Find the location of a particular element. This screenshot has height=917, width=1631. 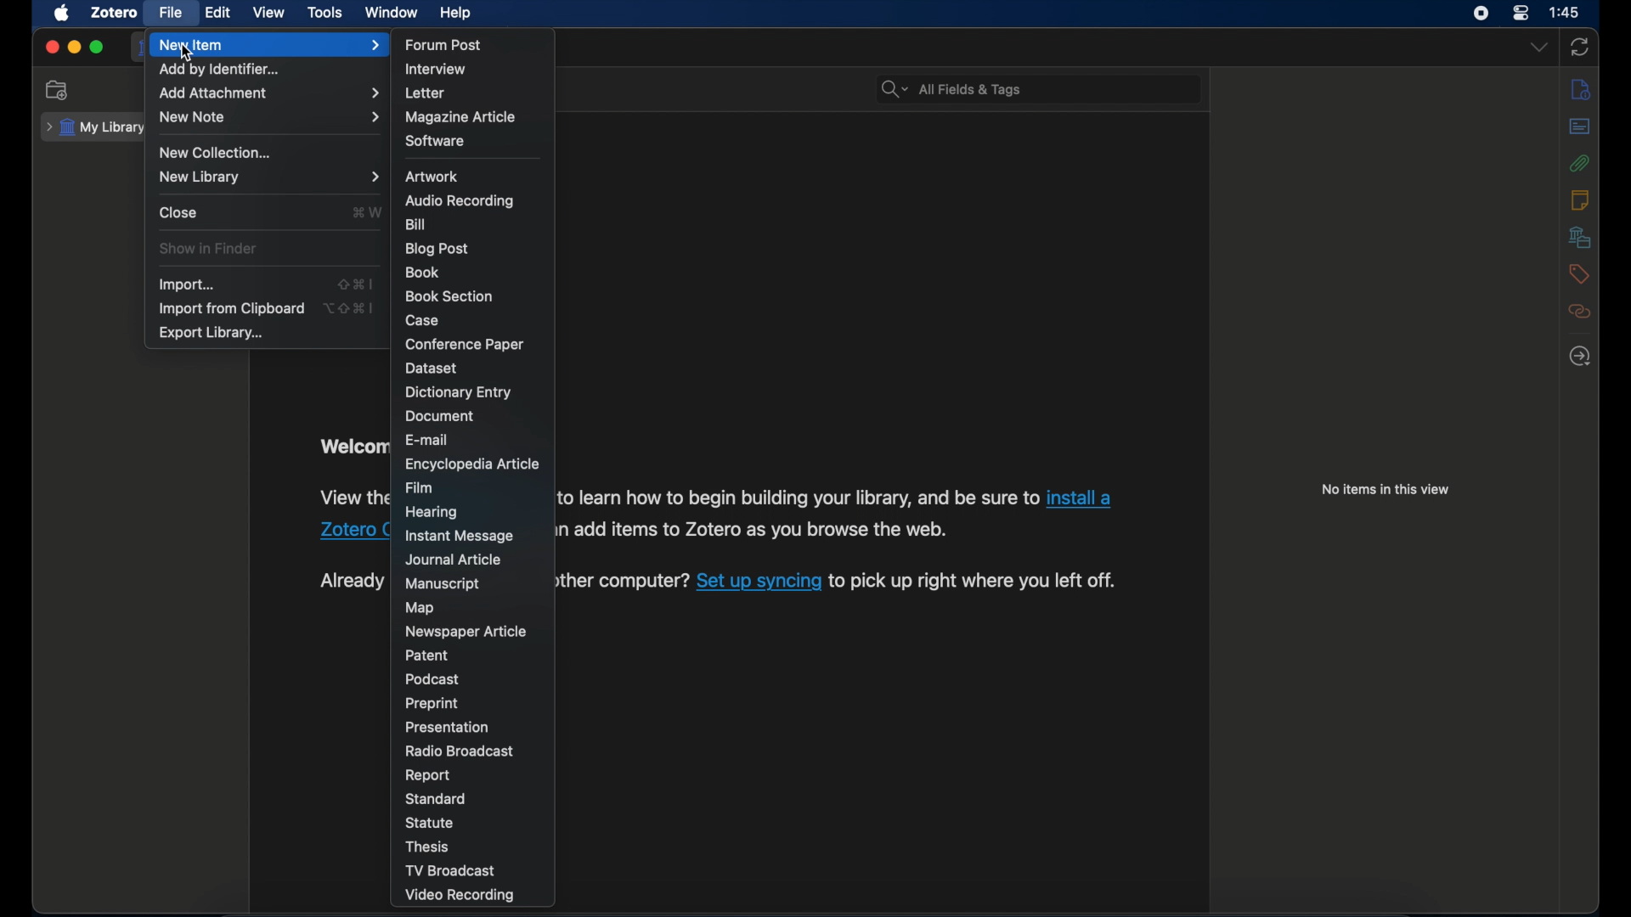

import from clipboard is located at coordinates (230, 308).